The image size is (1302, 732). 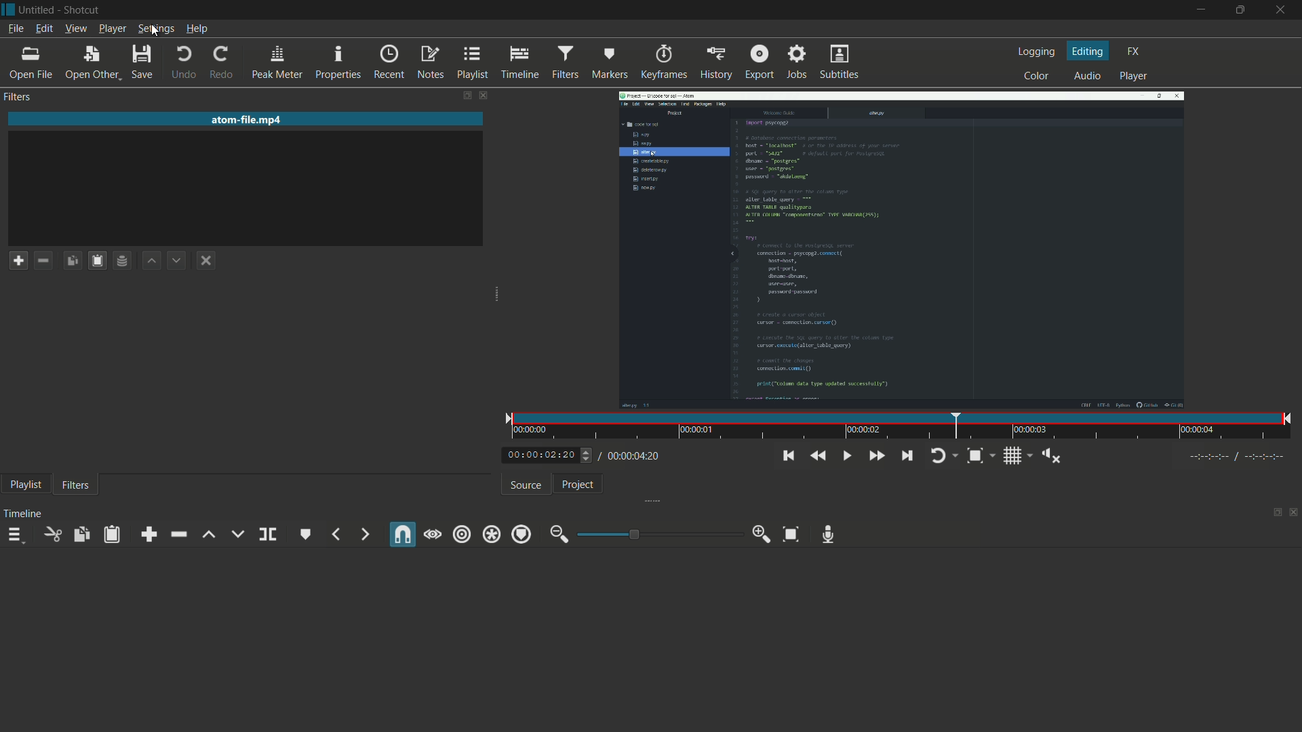 I want to click on filters, so click(x=75, y=486).